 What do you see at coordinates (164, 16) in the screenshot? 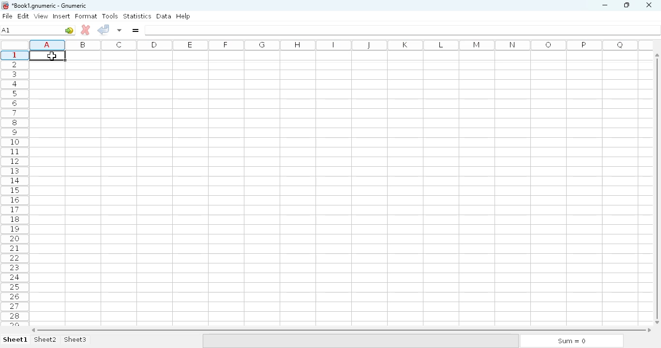
I see `data` at bounding box center [164, 16].